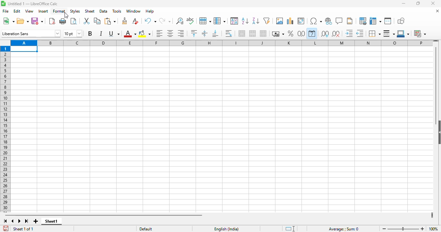  Describe the element at coordinates (215, 34) in the screenshot. I see `align bottom` at that location.